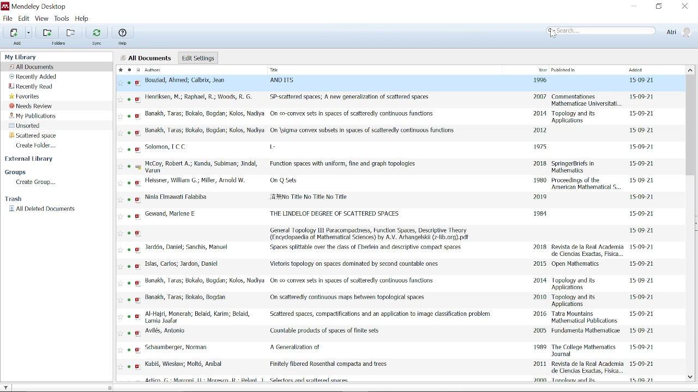 The width and height of the screenshot is (698, 392). Describe the element at coordinates (39, 87) in the screenshot. I see `Recently read` at that location.